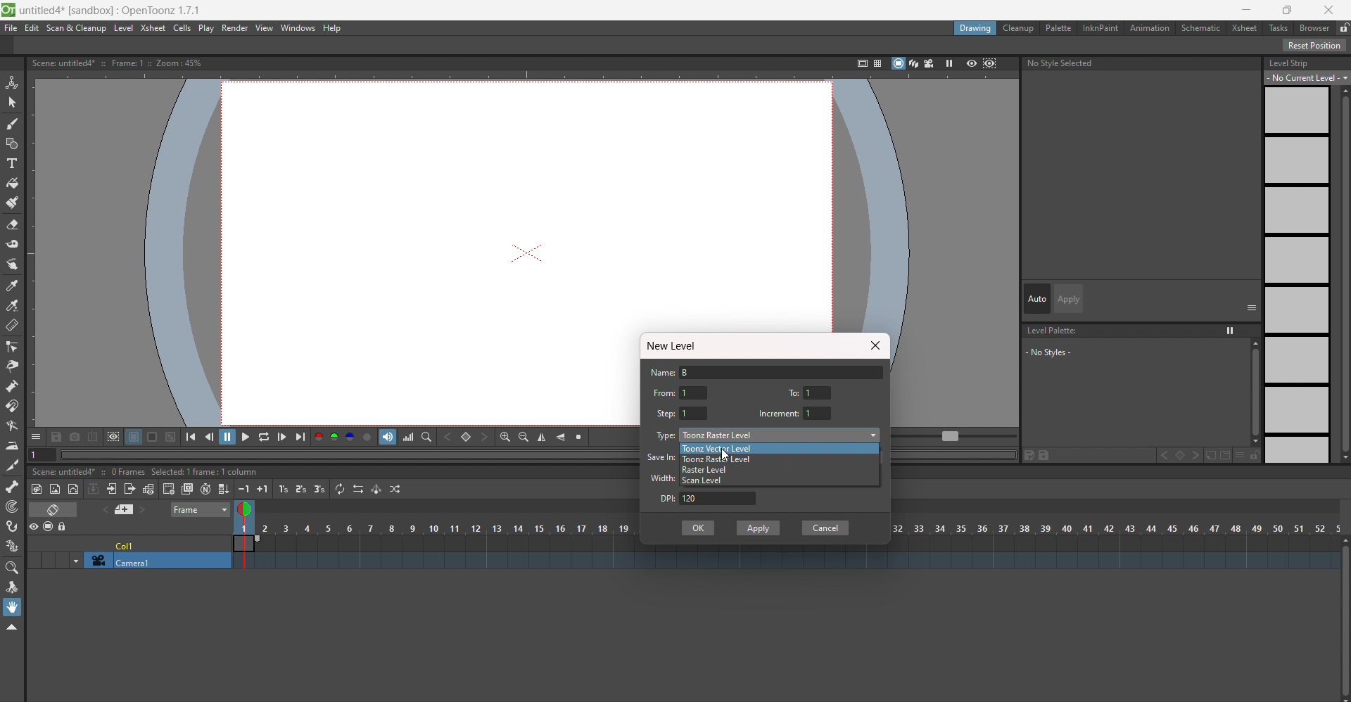 The height and width of the screenshot is (702, 1351). Describe the element at coordinates (1231, 331) in the screenshot. I see `option` at that location.